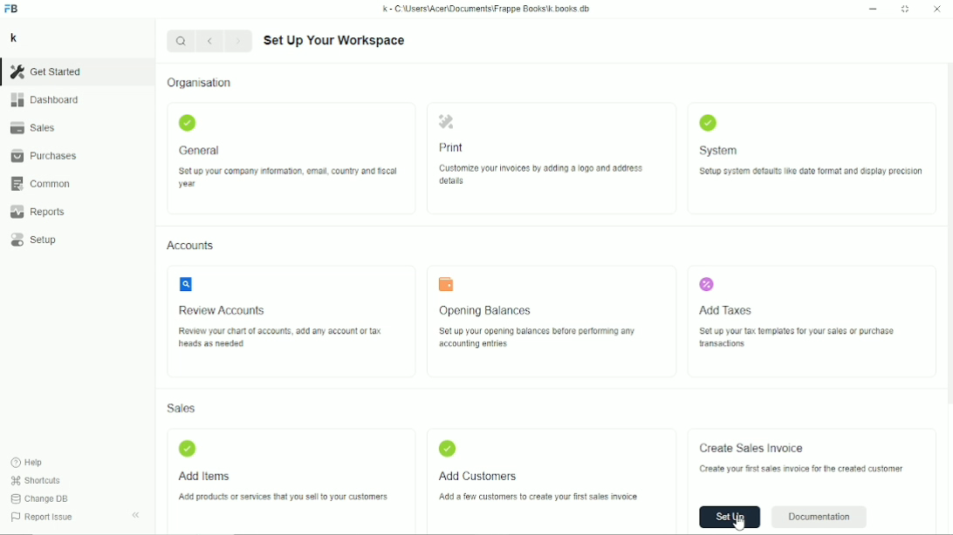  I want to click on Add customers  add a few customers to create your first sales invoice., so click(534, 476).